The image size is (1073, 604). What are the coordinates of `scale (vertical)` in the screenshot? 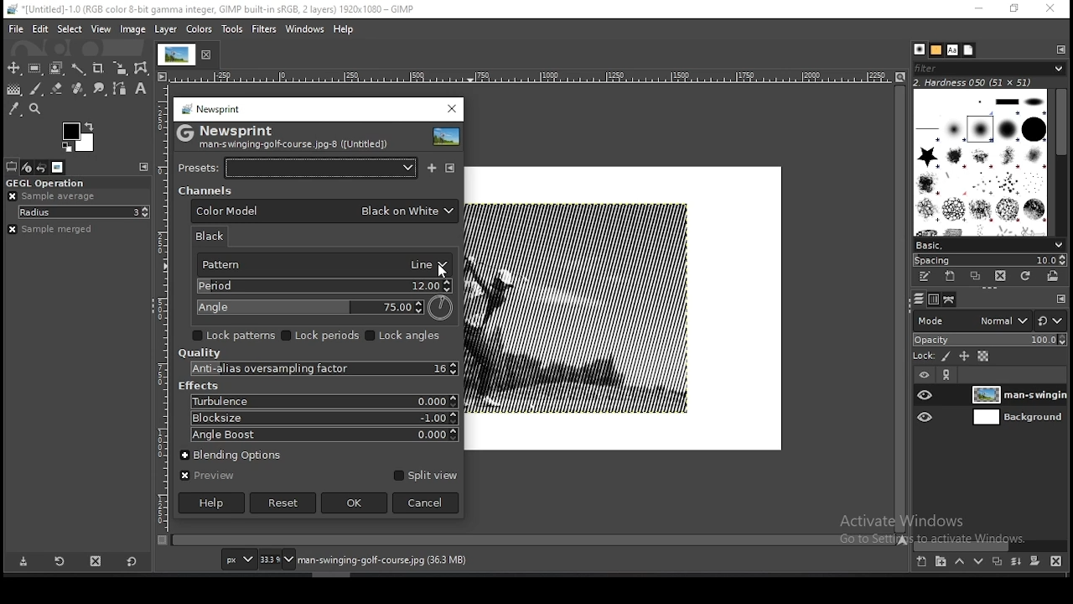 It's located at (163, 308).